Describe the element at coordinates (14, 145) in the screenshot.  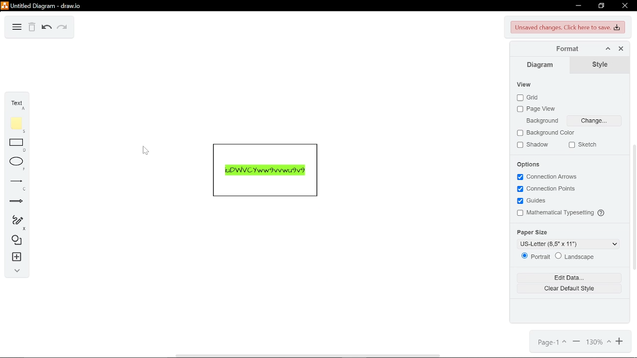
I see `rectangle` at that location.